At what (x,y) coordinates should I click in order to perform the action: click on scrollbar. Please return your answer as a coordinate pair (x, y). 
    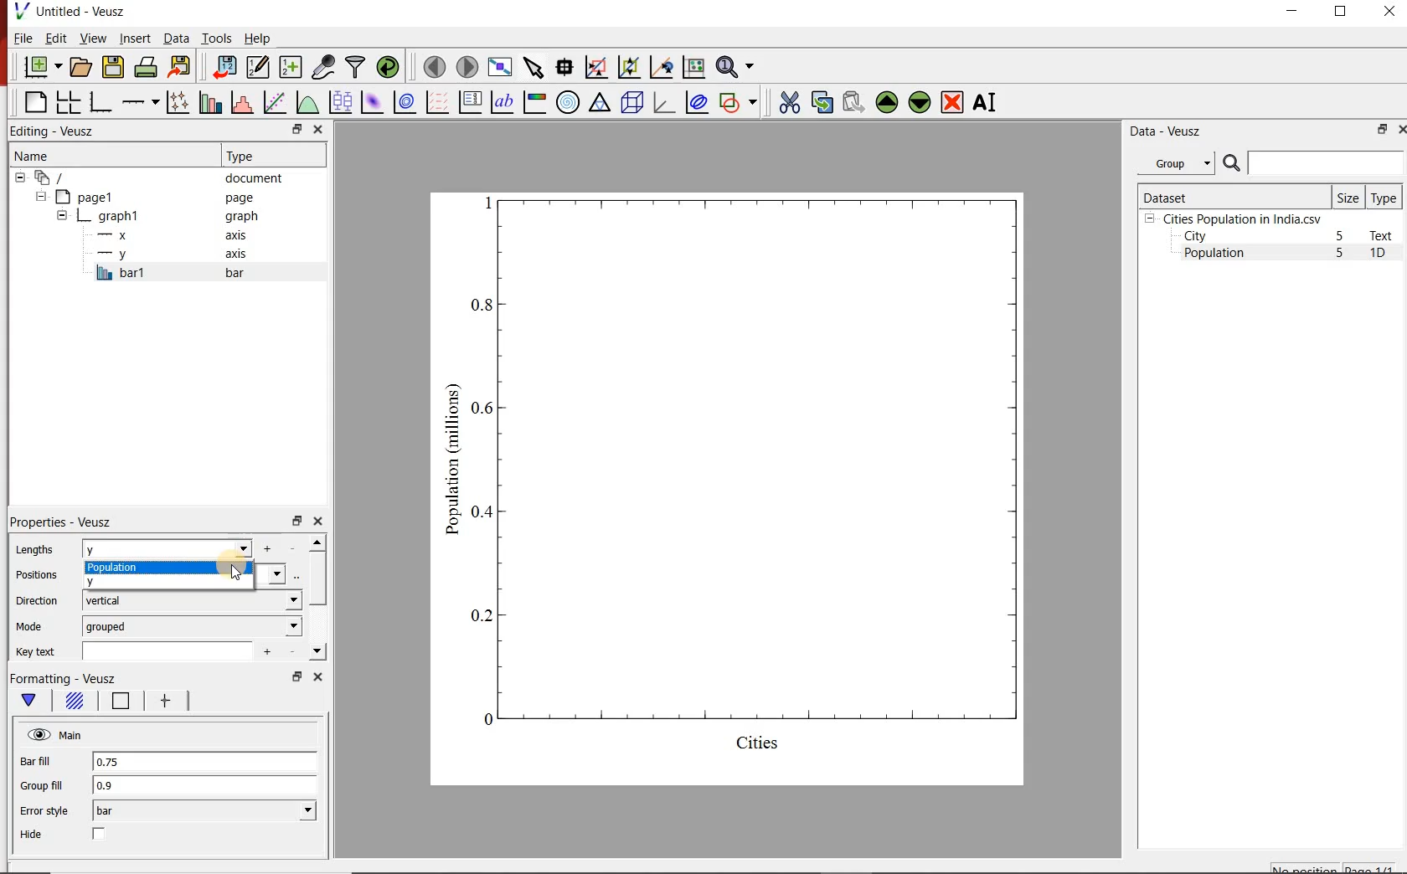
    Looking at the image, I should click on (317, 598).